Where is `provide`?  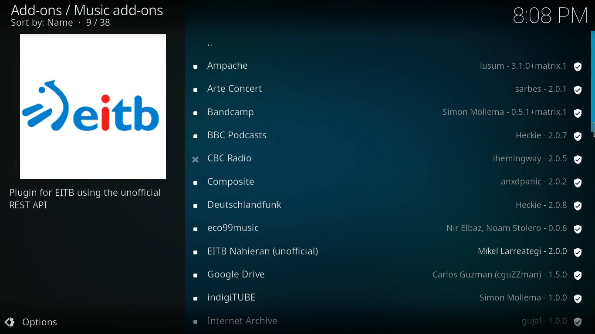 provide is located at coordinates (538, 158).